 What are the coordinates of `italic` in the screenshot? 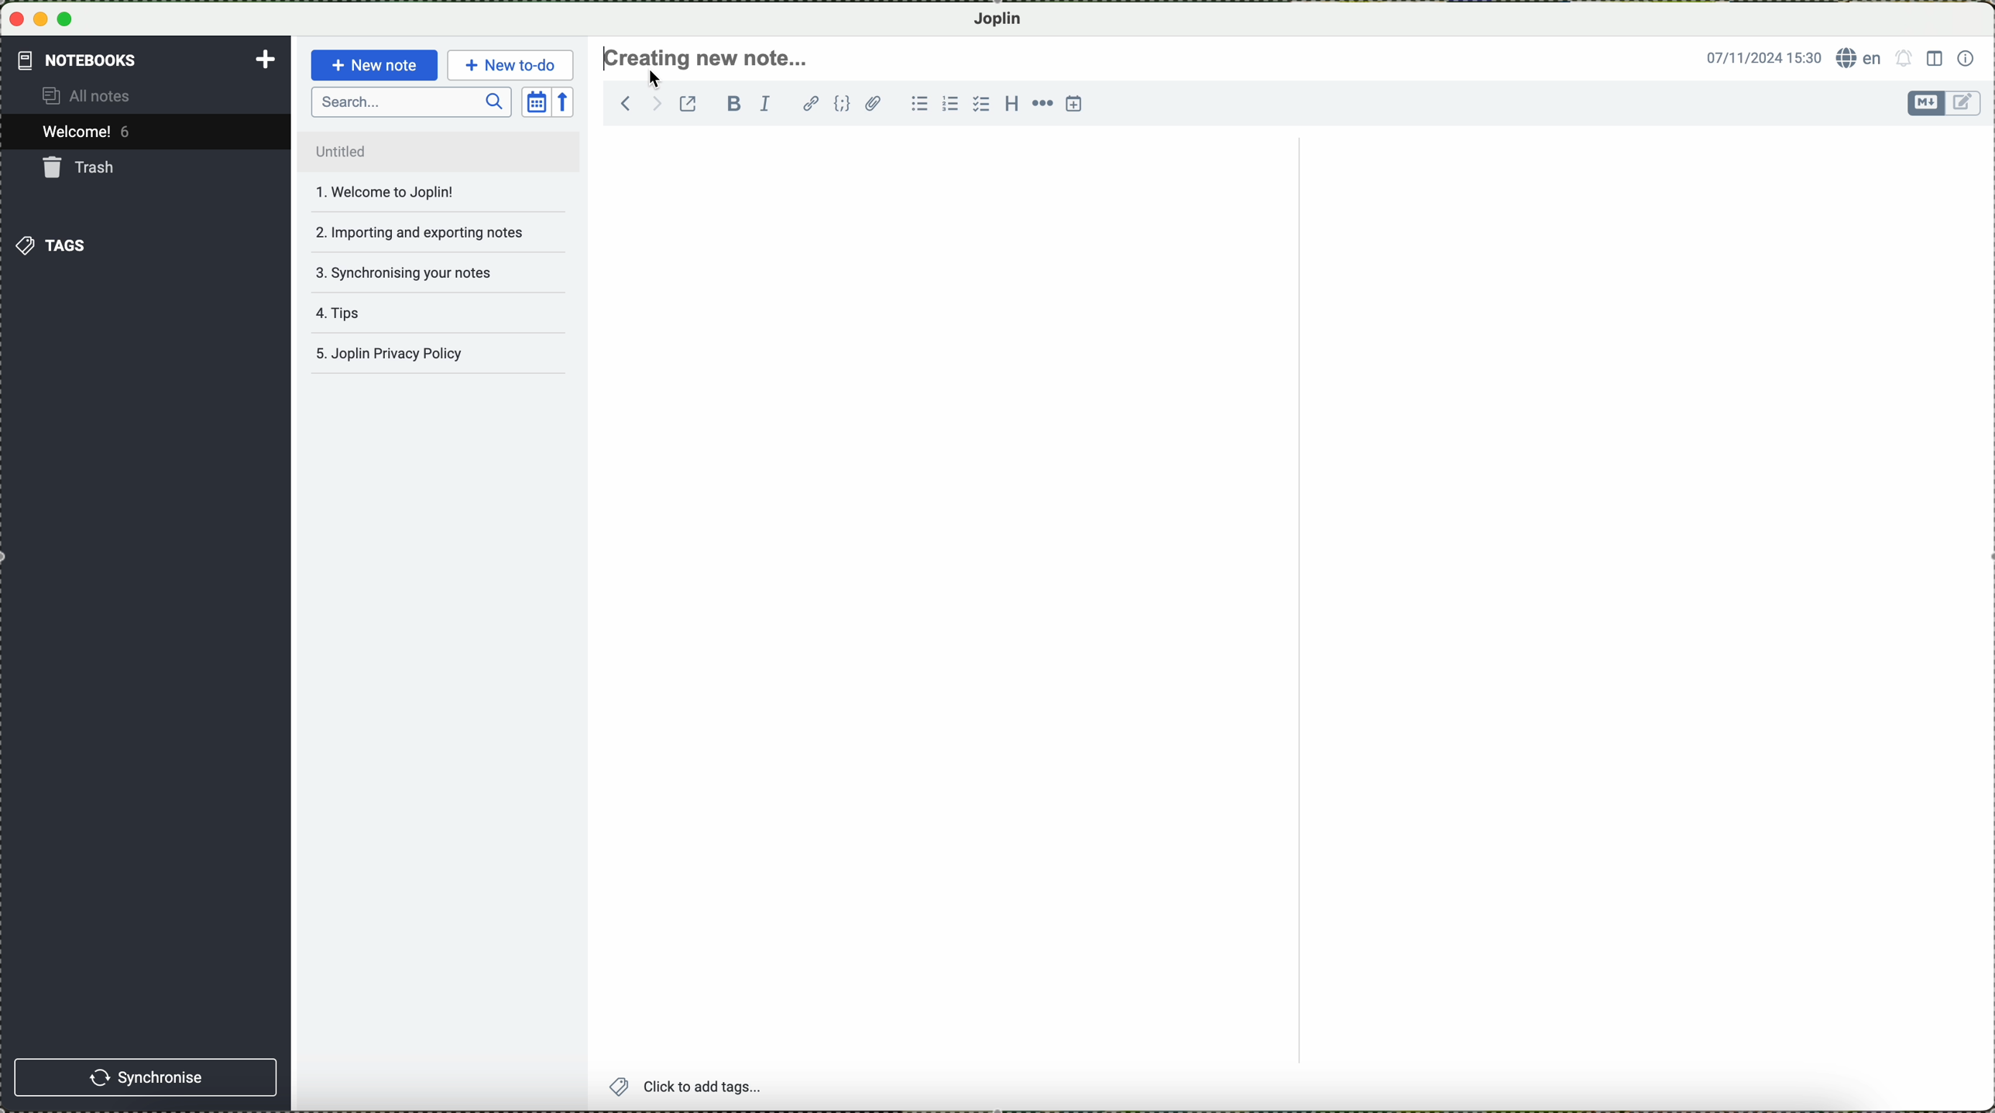 It's located at (770, 105).